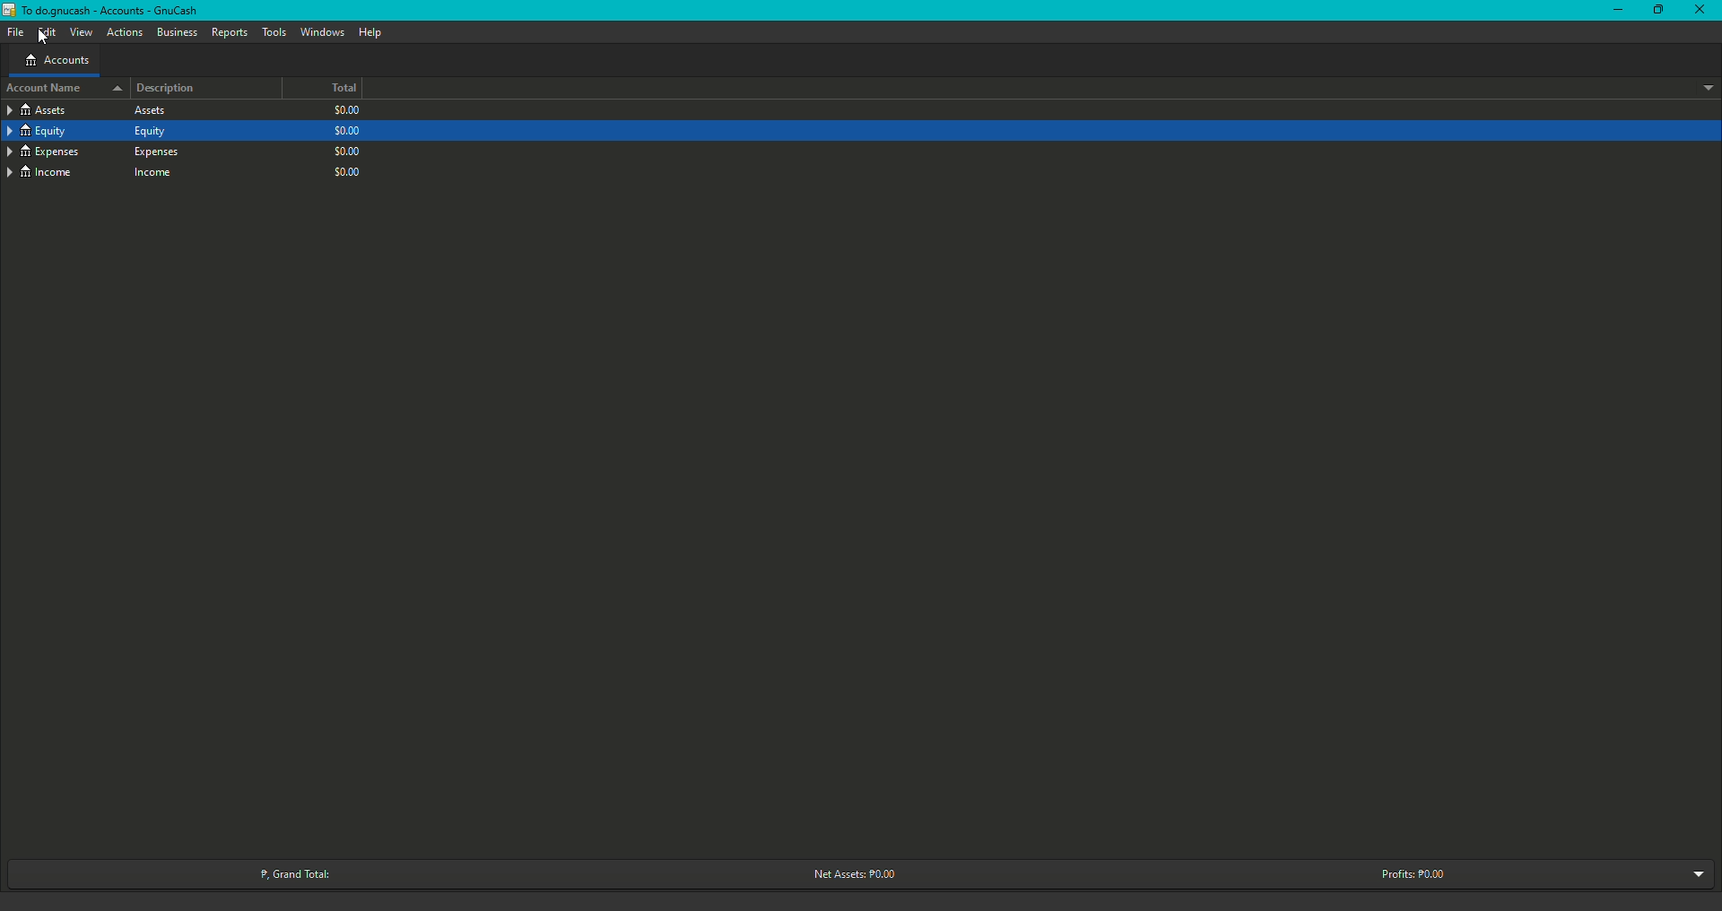 The image size is (1722, 911). What do you see at coordinates (330, 90) in the screenshot?
I see `Total` at bounding box center [330, 90].